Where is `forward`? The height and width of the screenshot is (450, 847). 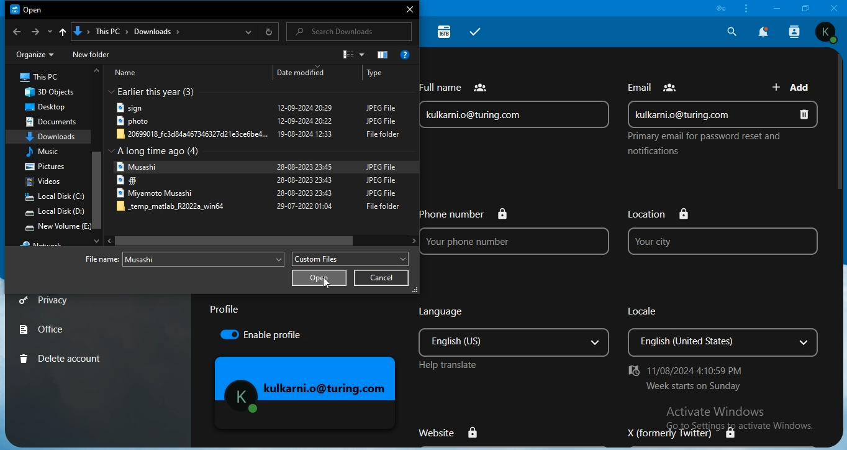 forward is located at coordinates (34, 32).